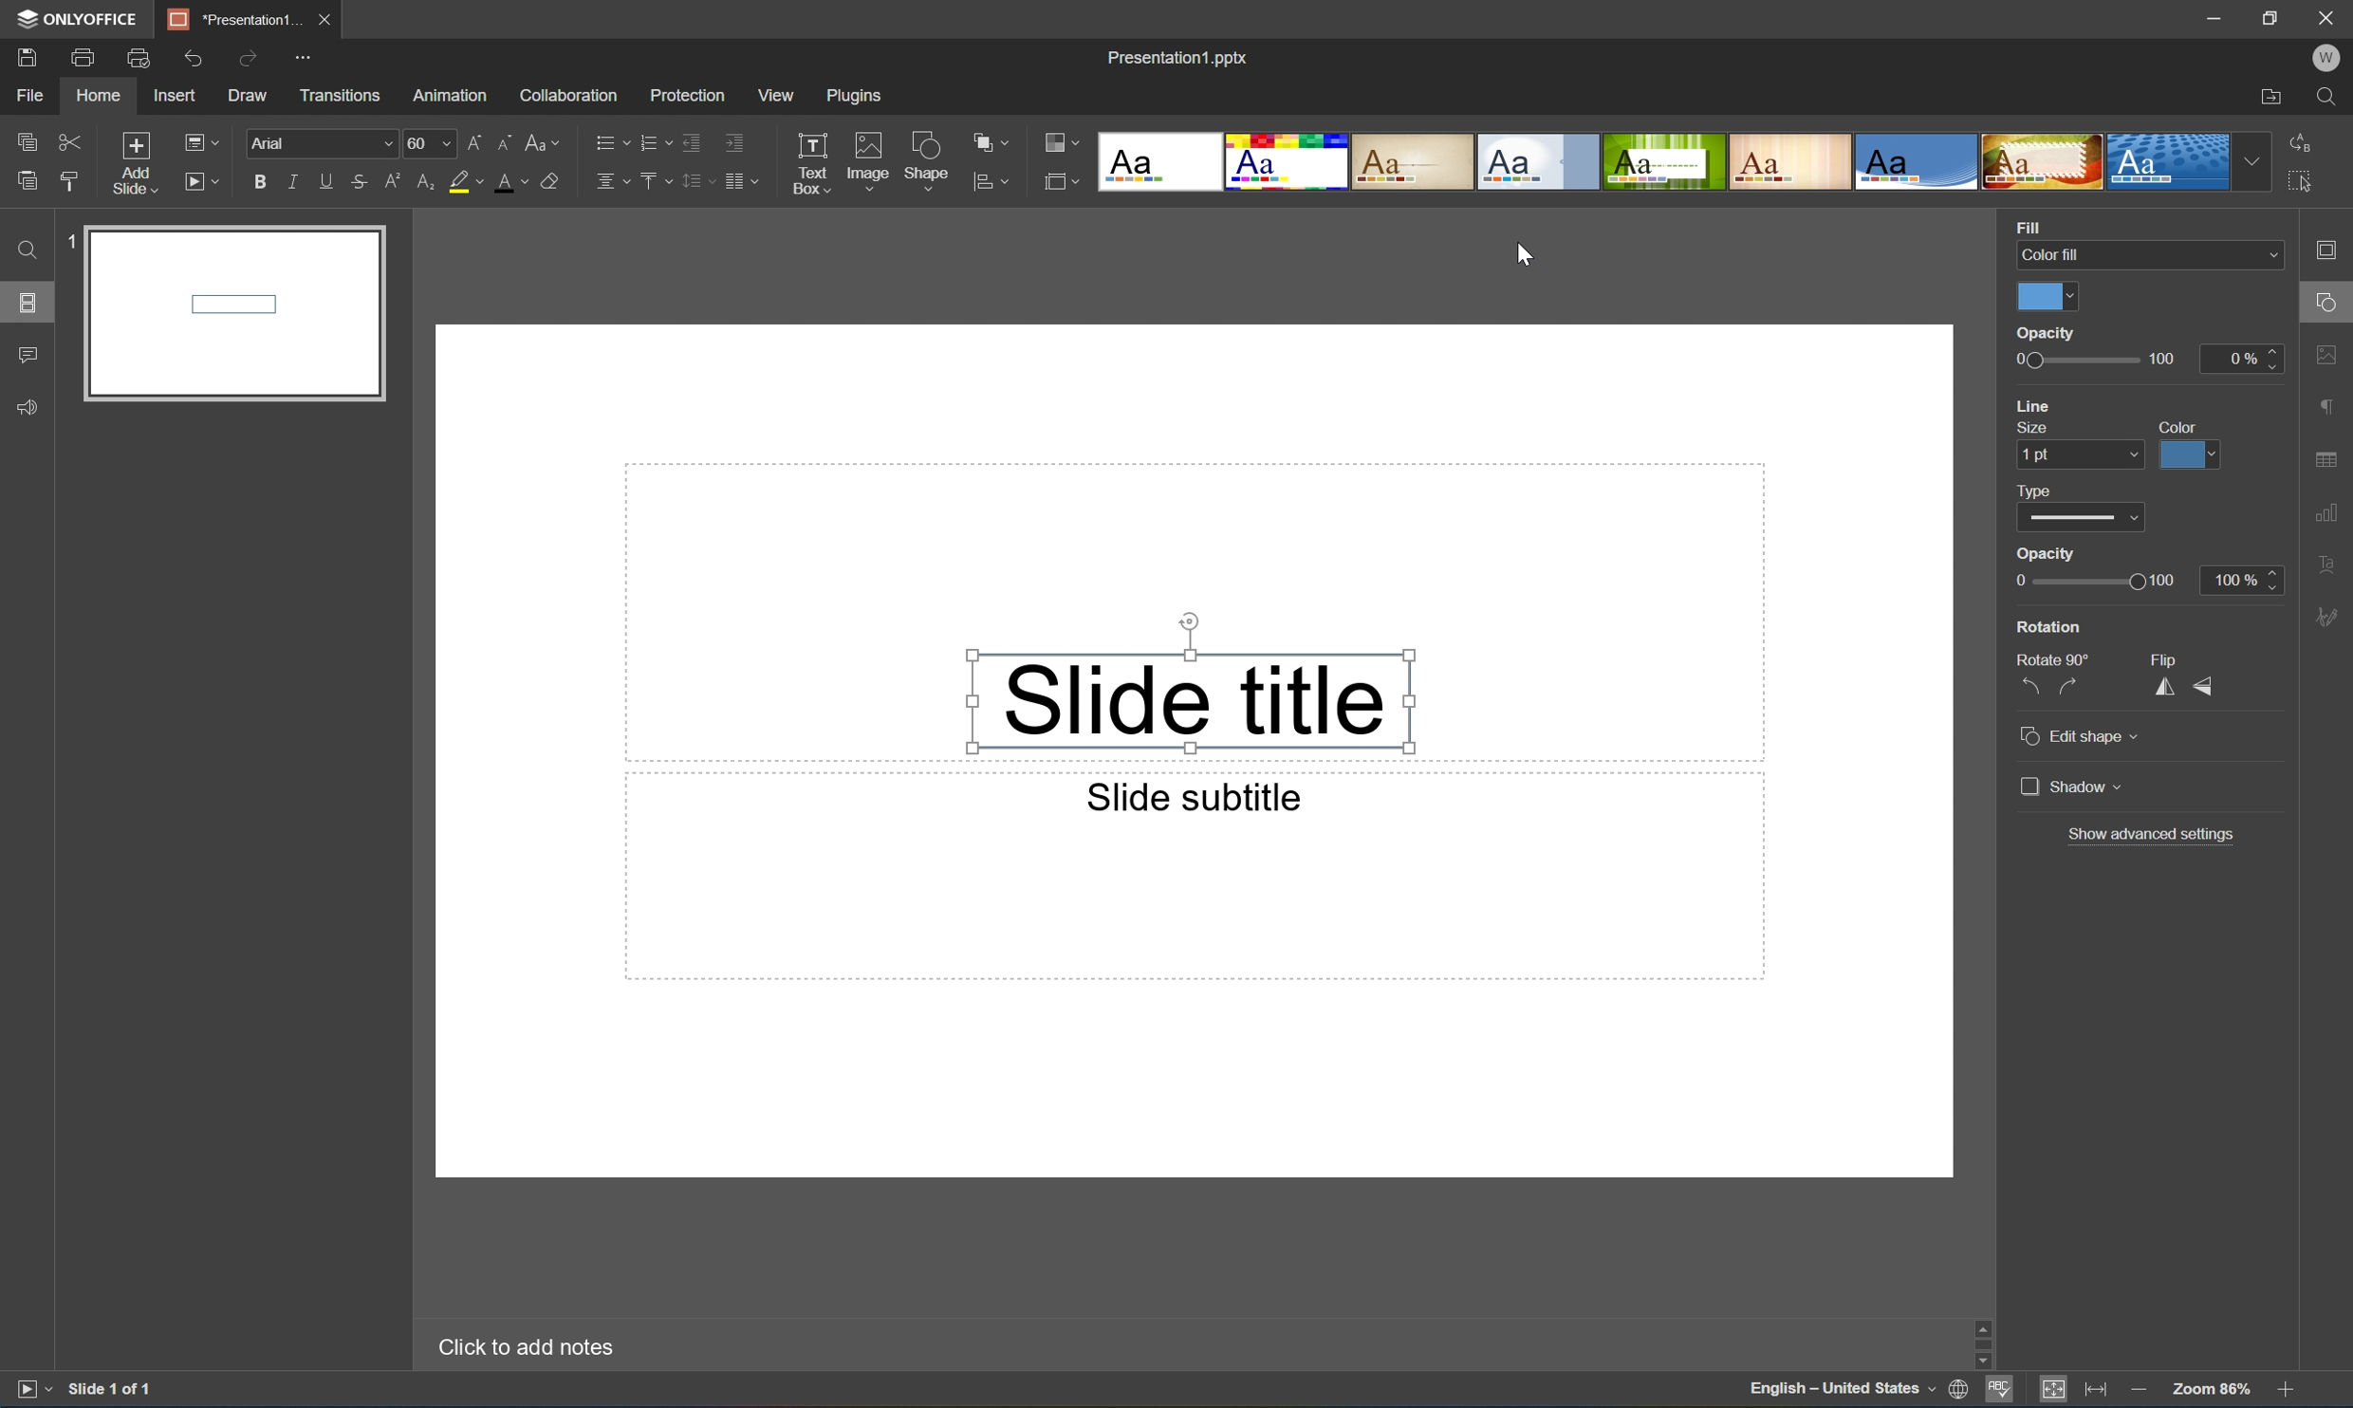 The height and width of the screenshot is (1408, 2353). Describe the element at coordinates (2307, 140) in the screenshot. I see `Replace` at that location.